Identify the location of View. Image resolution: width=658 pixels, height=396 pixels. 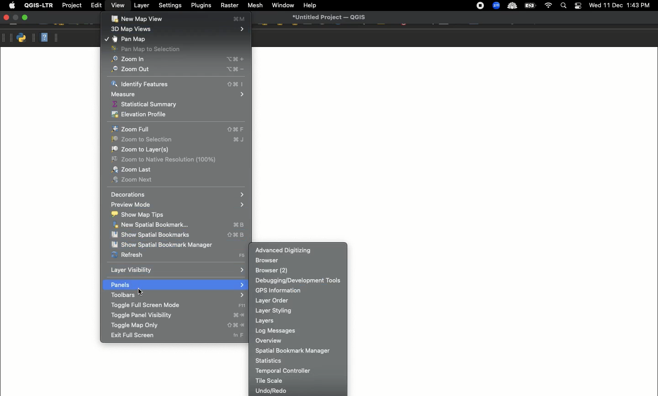
(117, 5).